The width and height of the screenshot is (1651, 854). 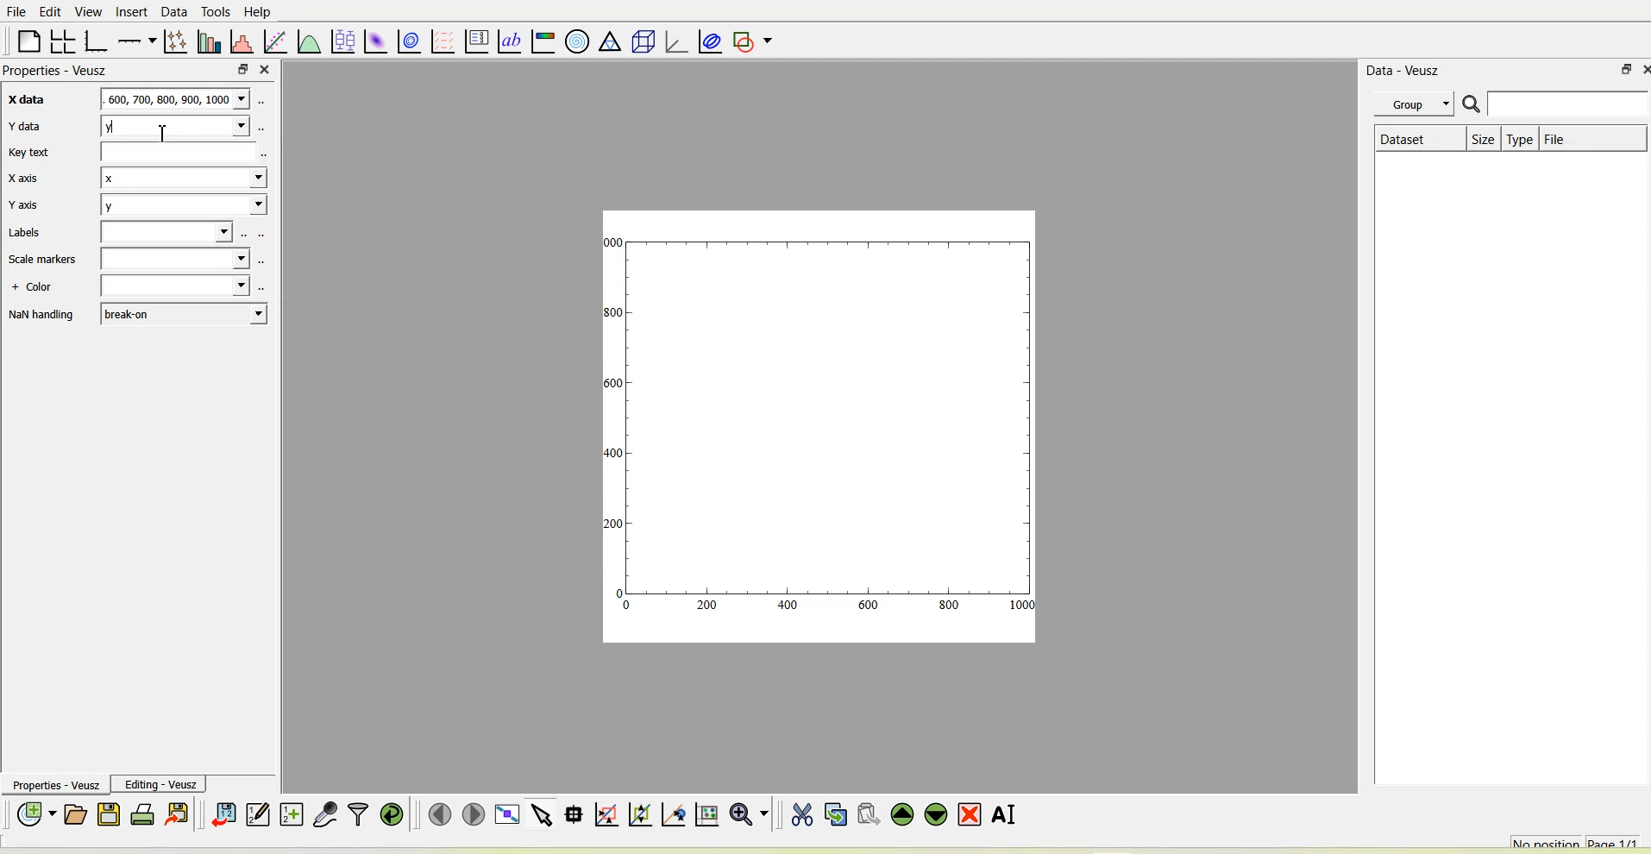 What do you see at coordinates (52, 784) in the screenshot?
I see `Properties - Veusz` at bounding box center [52, 784].